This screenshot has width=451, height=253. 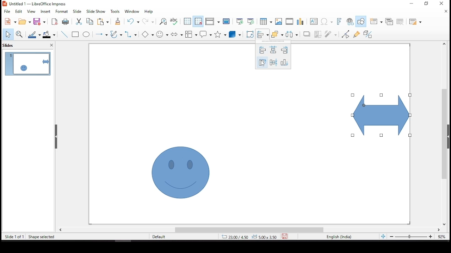 I want to click on ellipse, so click(x=86, y=34).